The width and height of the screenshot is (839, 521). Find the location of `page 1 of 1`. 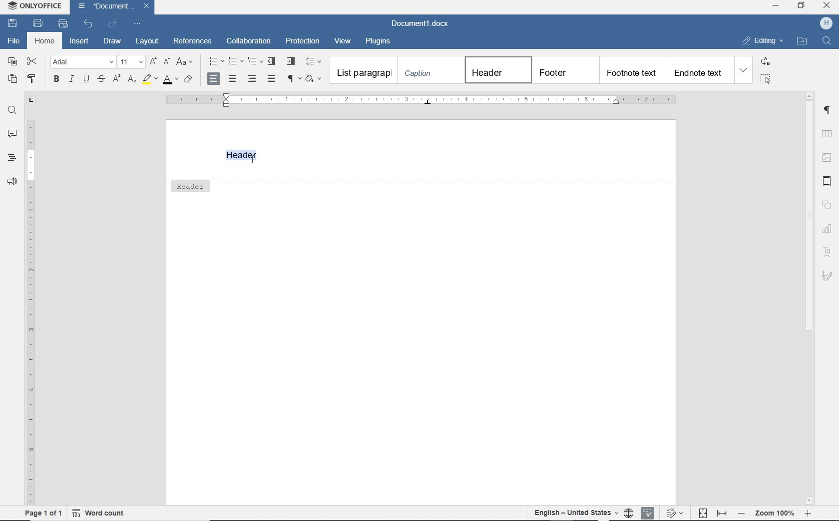

page 1 of 1 is located at coordinates (45, 513).